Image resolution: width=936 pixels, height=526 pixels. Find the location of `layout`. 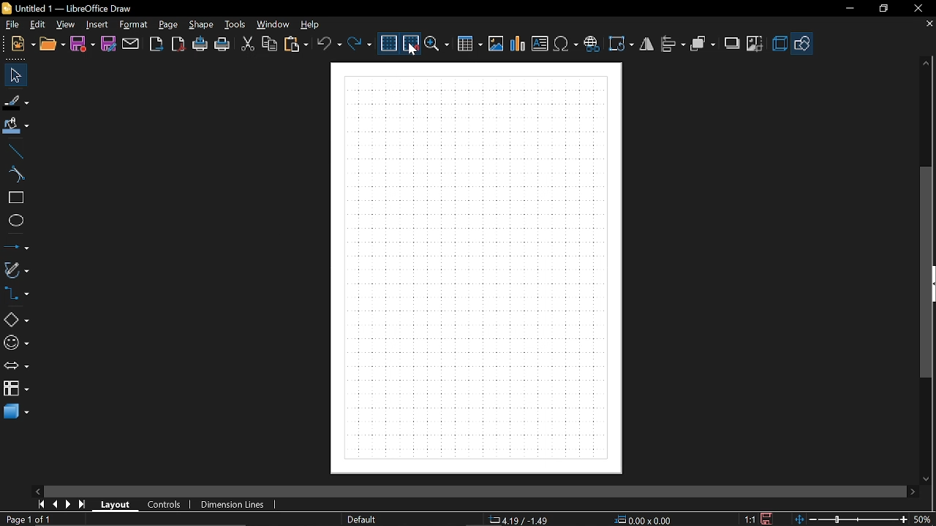

layout is located at coordinates (116, 506).